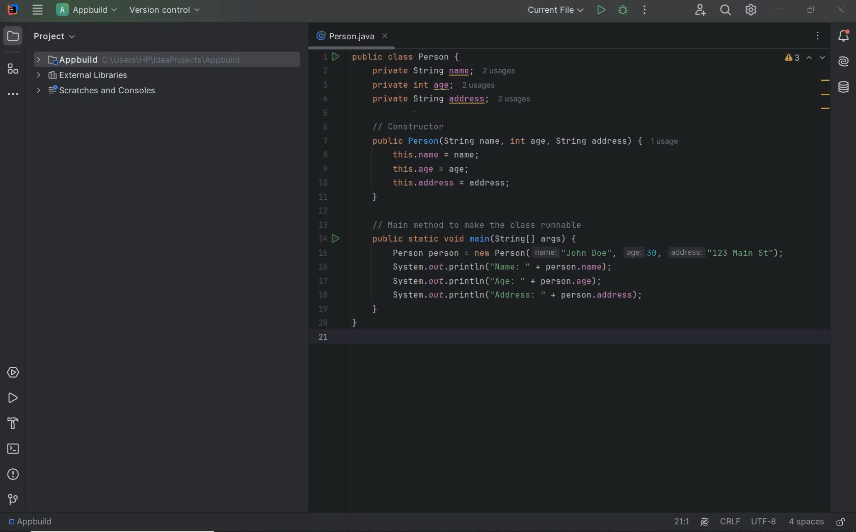 Image resolution: width=856 pixels, height=532 pixels. I want to click on run, so click(12, 397).